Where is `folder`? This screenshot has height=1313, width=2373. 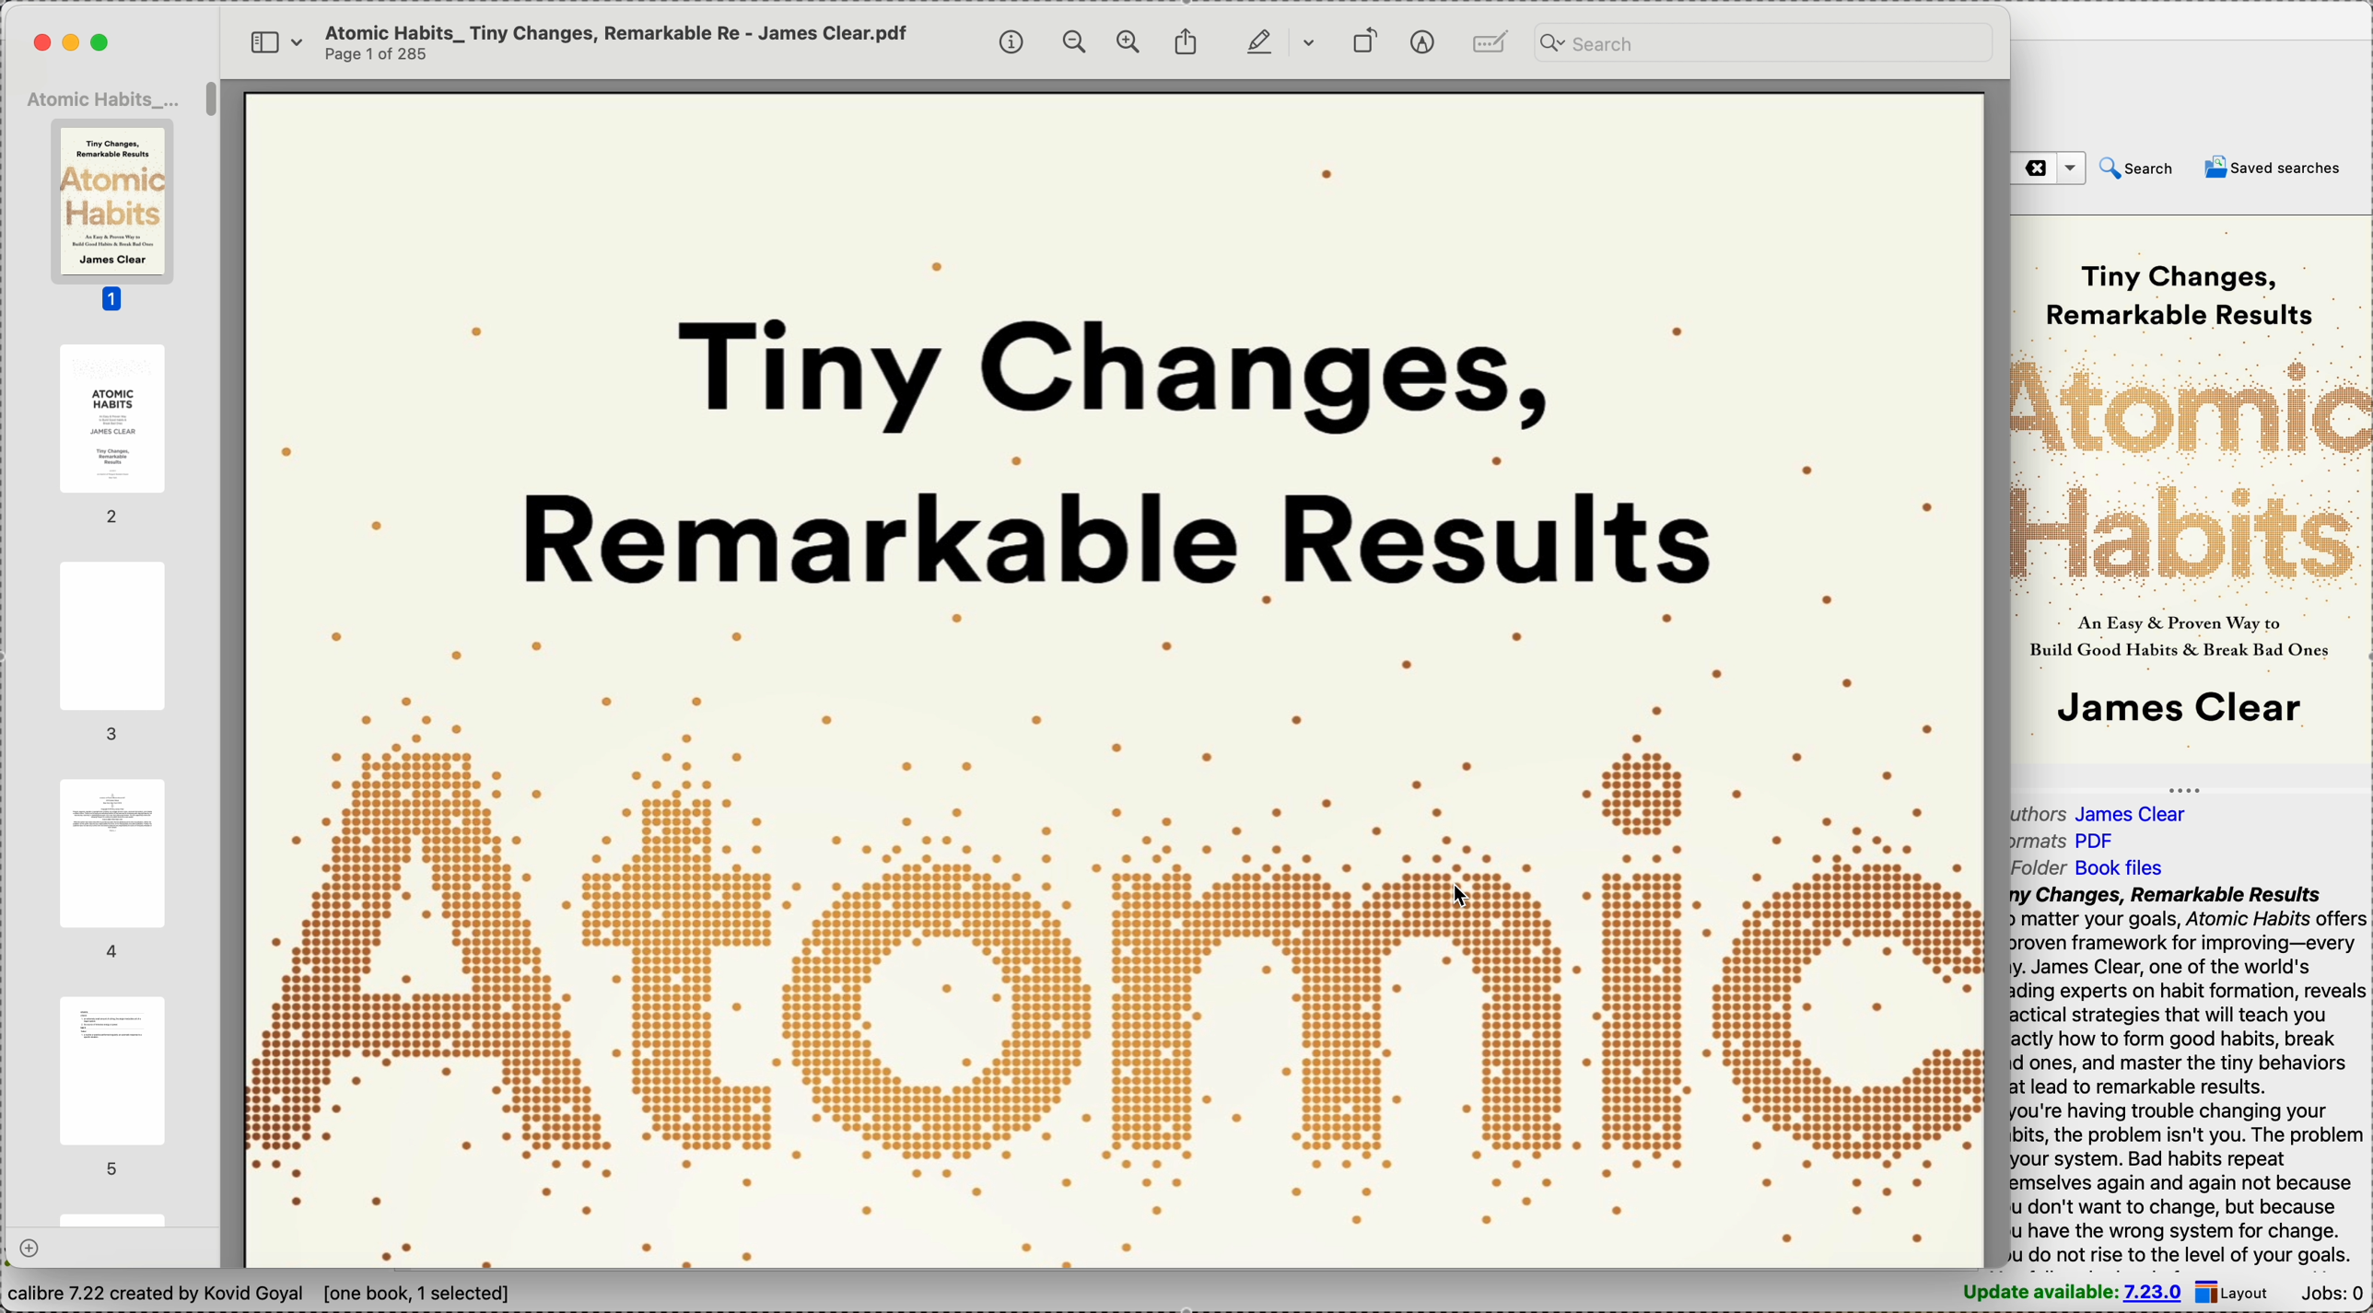 folder is located at coordinates (2095, 867).